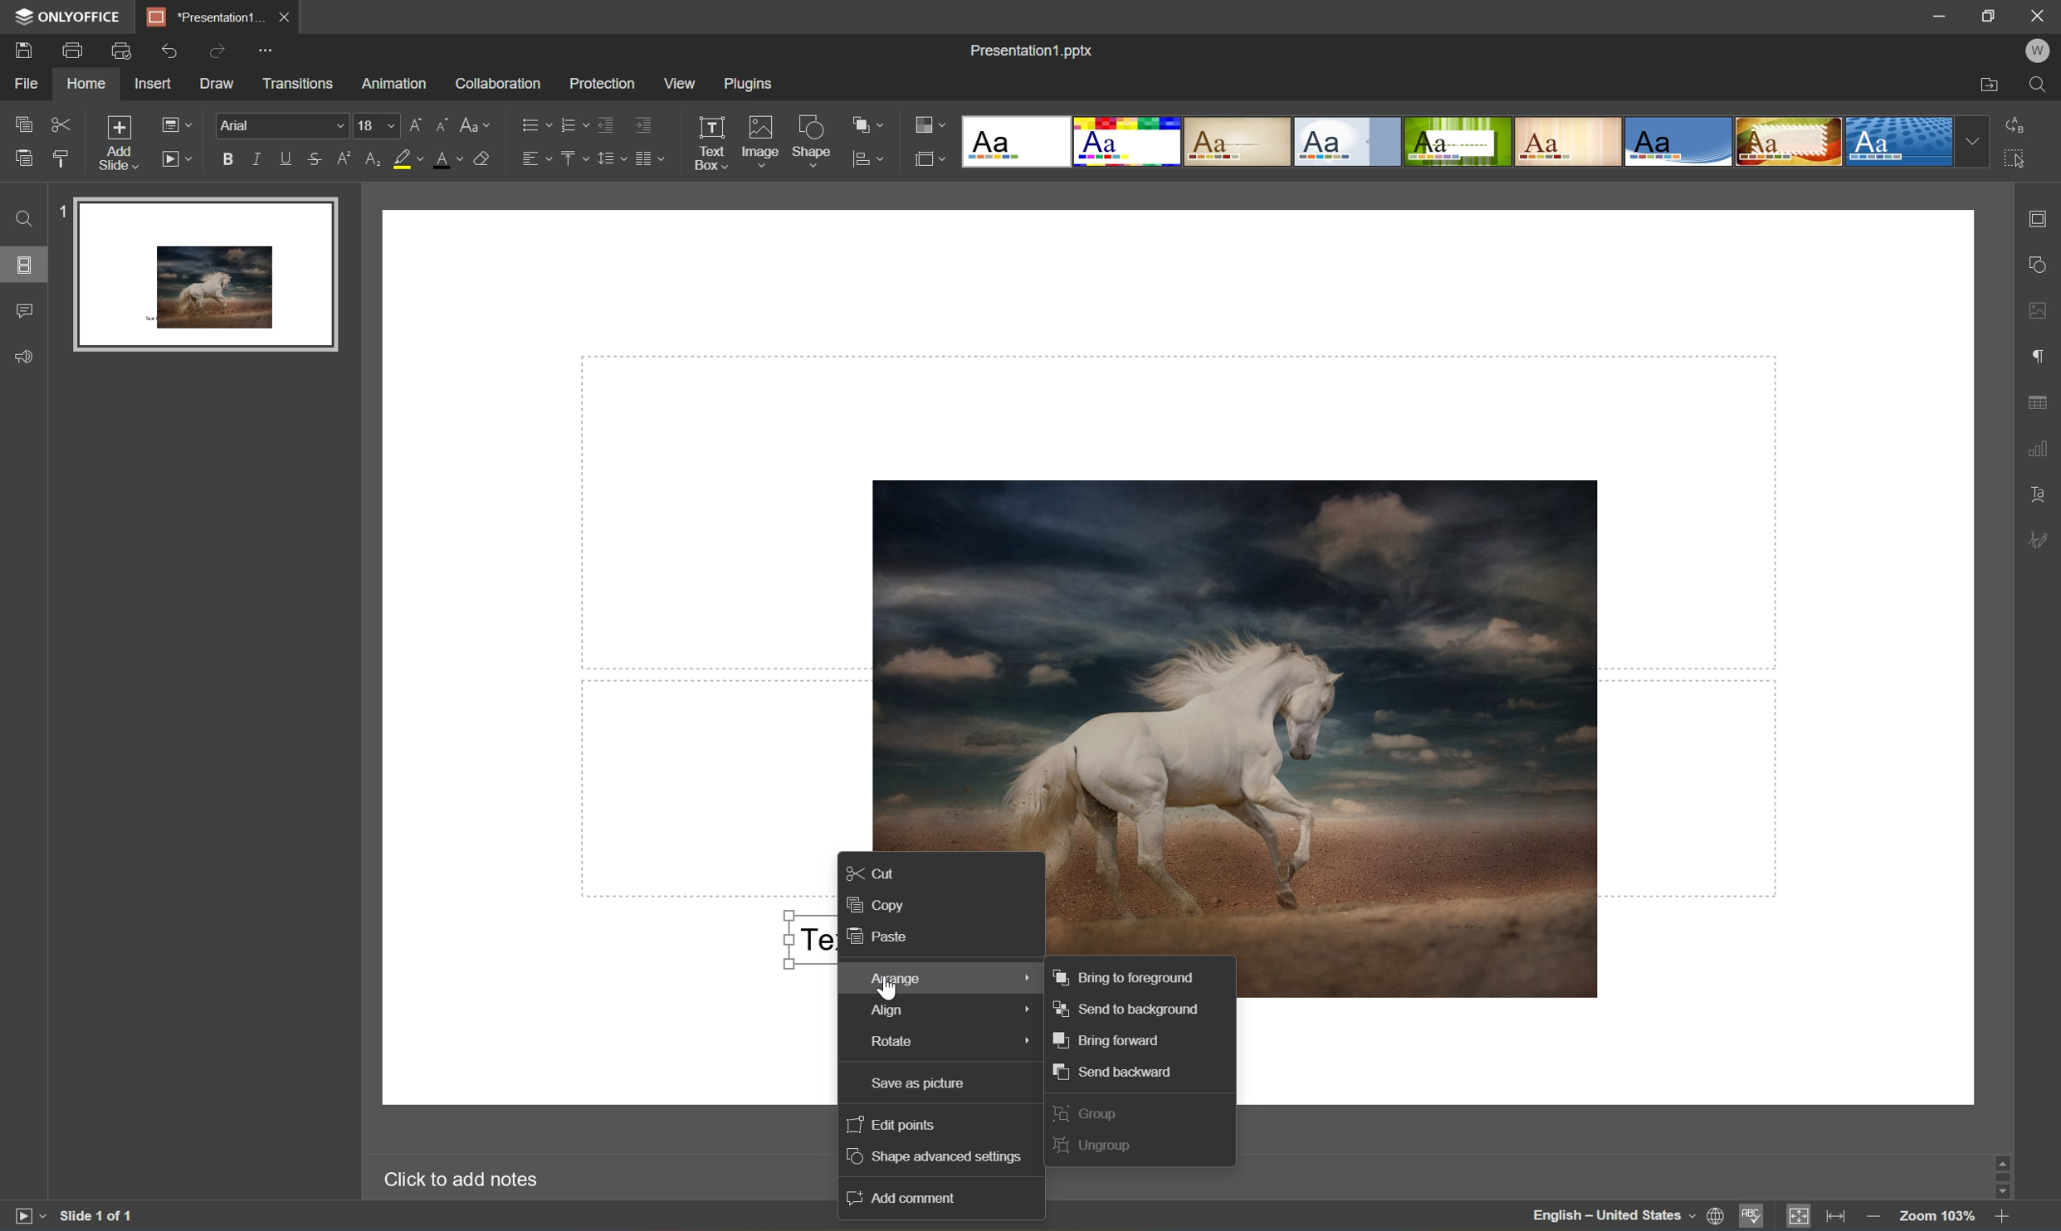 This screenshot has width=2061, height=1231. What do you see at coordinates (876, 870) in the screenshot?
I see `Cut` at bounding box center [876, 870].